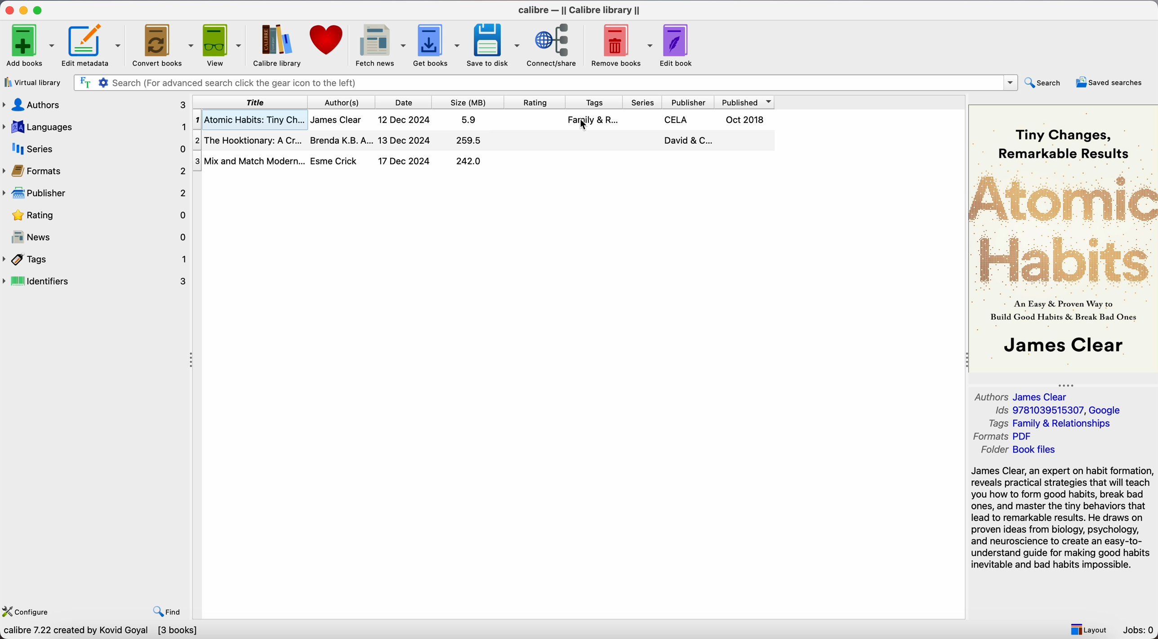 Image resolution: width=1158 pixels, height=639 pixels. What do you see at coordinates (470, 102) in the screenshot?
I see `size` at bounding box center [470, 102].